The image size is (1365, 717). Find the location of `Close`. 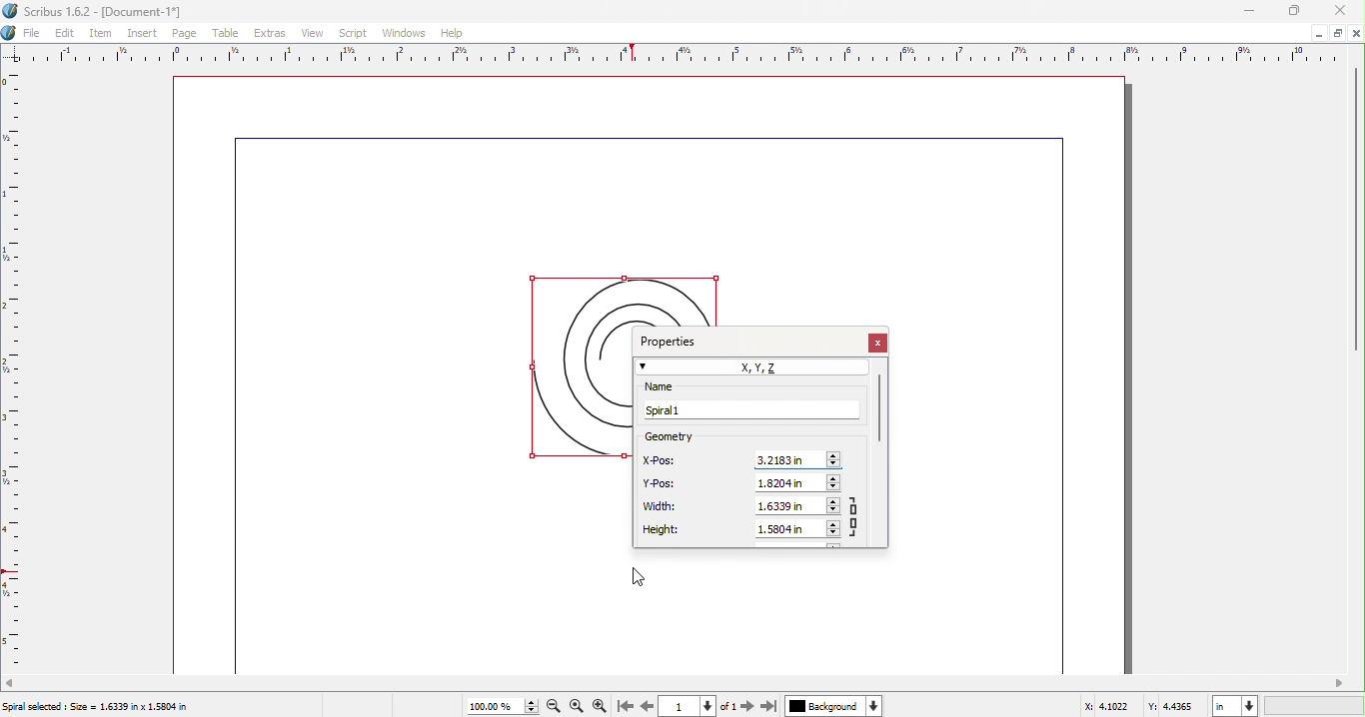

Close is located at coordinates (1341, 11).